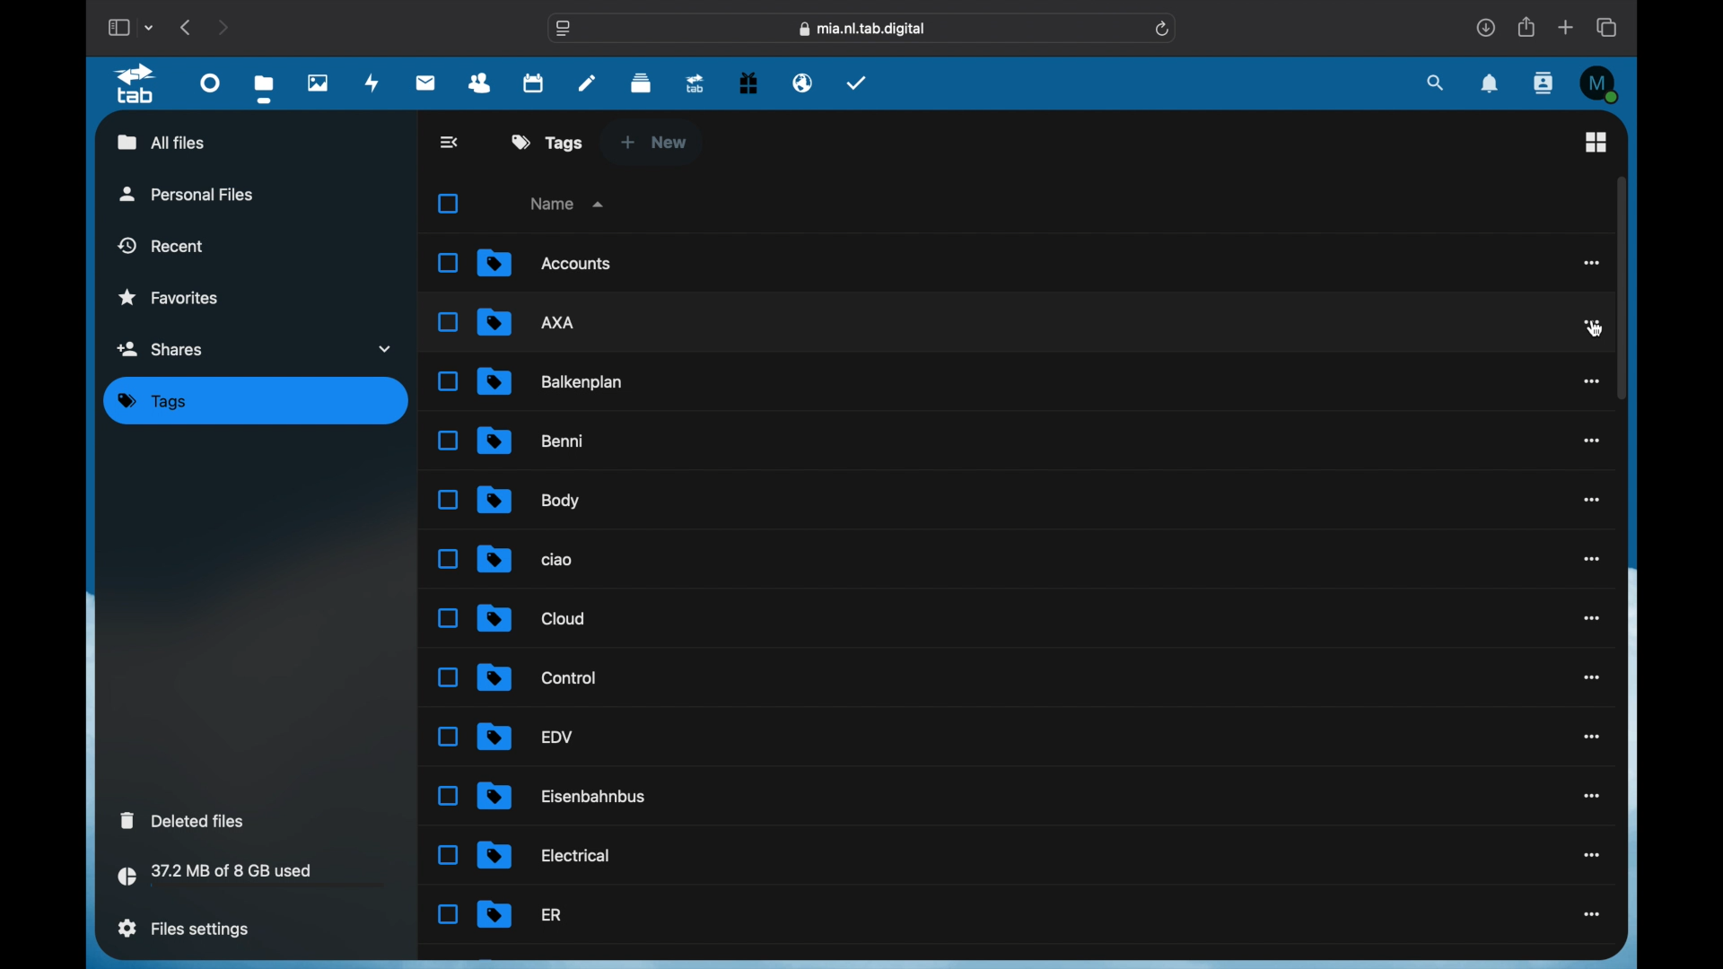 Image resolution: width=1723 pixels, height=969 pixels. Describe the element at coordinates (447, 737) in the screenshot. I see `Unselected Checkbox` at that location.